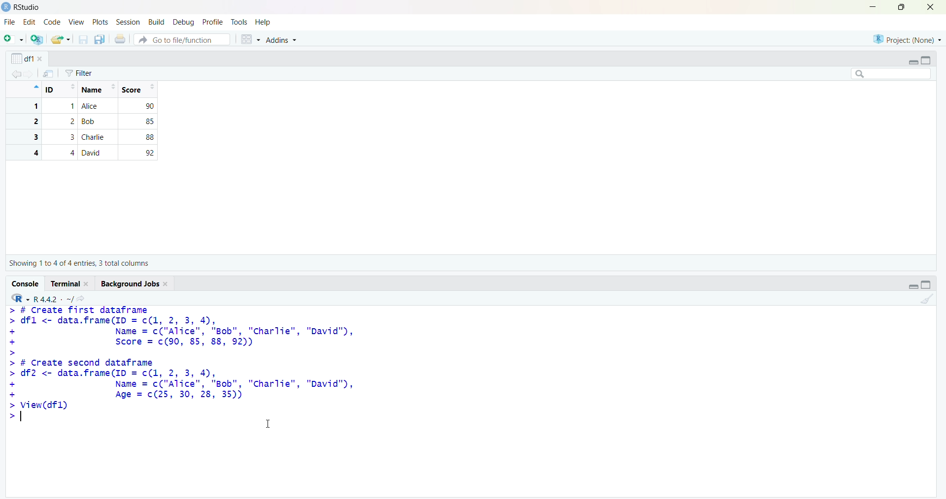 The image size is (946, 499). Describe the element at coordinates (185, 23) in the screenshot. I see `debug` at that location.